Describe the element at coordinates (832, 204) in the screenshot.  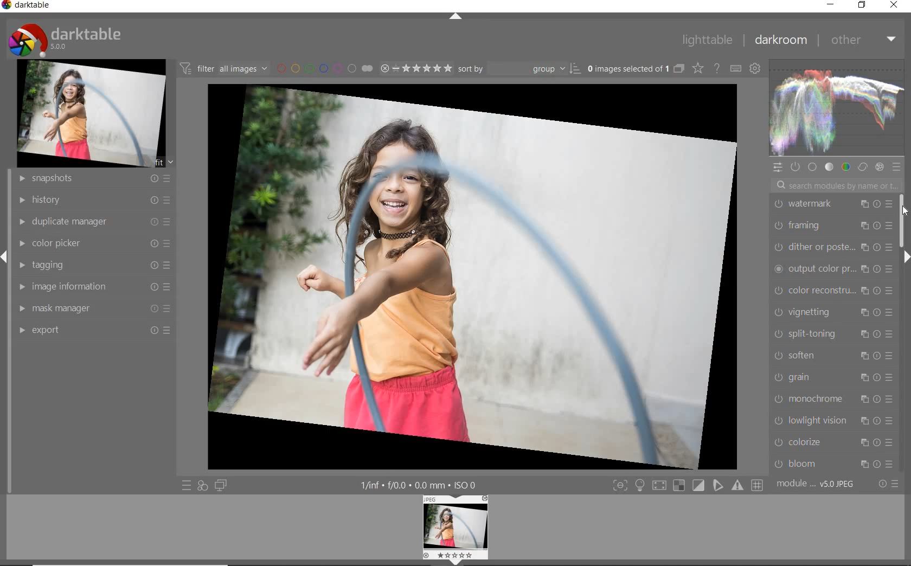
I see `watermark` at that location.